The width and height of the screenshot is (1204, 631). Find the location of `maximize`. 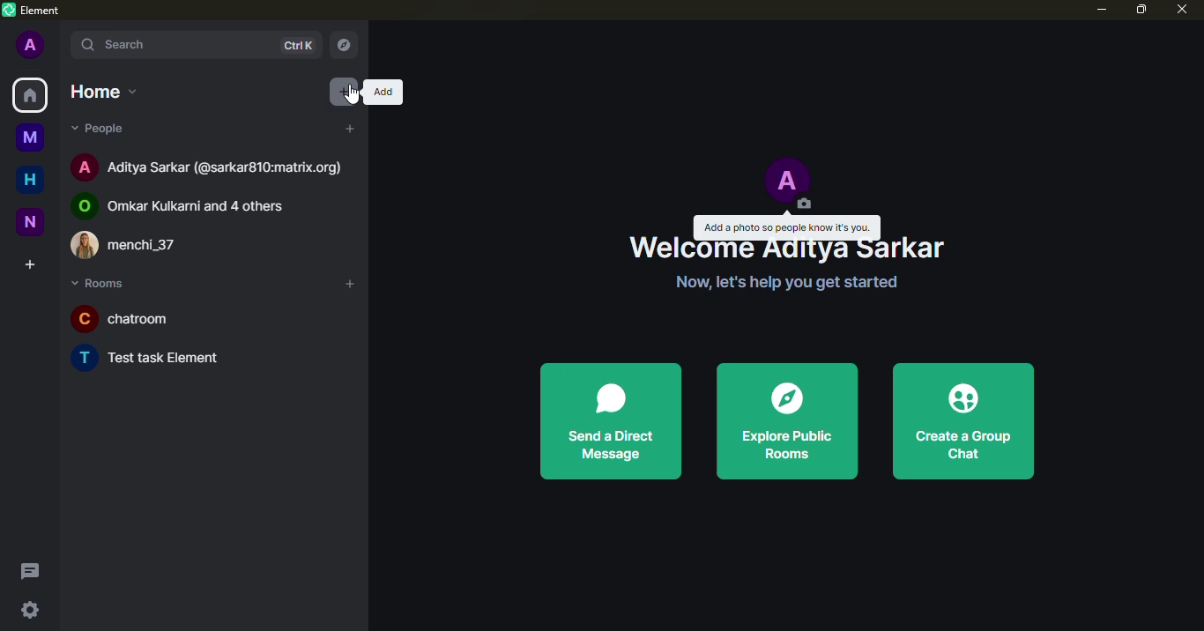

maximize is located at coordinates (1141, 11).